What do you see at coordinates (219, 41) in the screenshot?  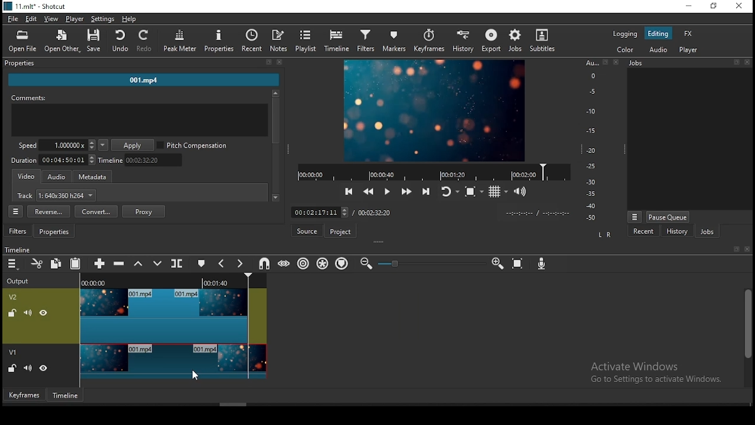 I see `properties` at bounding box center [219, 41].